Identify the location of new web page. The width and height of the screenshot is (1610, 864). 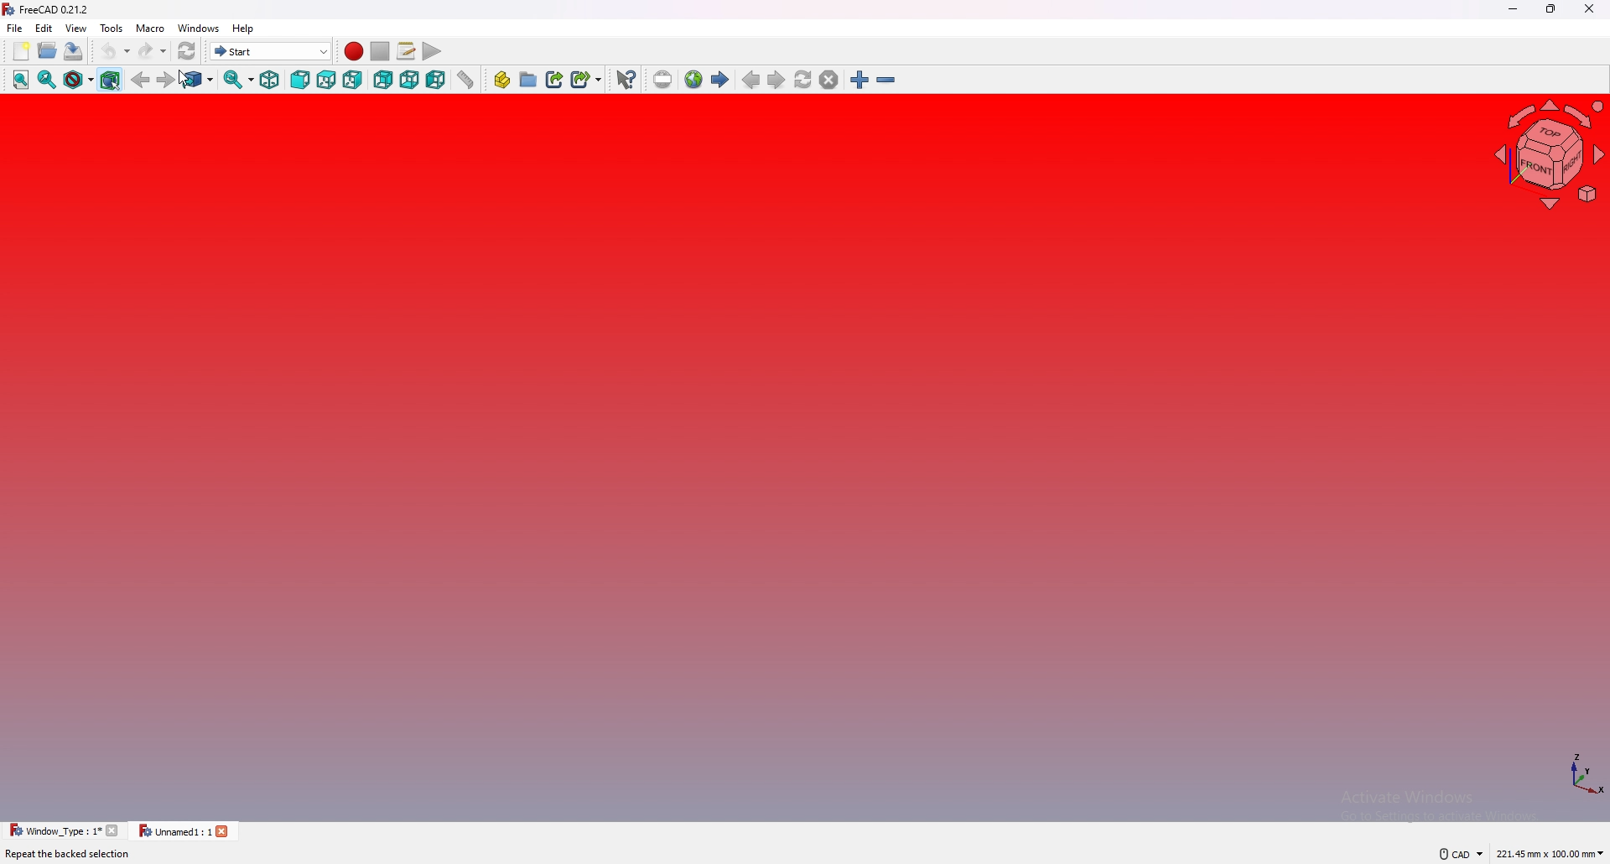
(693, 79).